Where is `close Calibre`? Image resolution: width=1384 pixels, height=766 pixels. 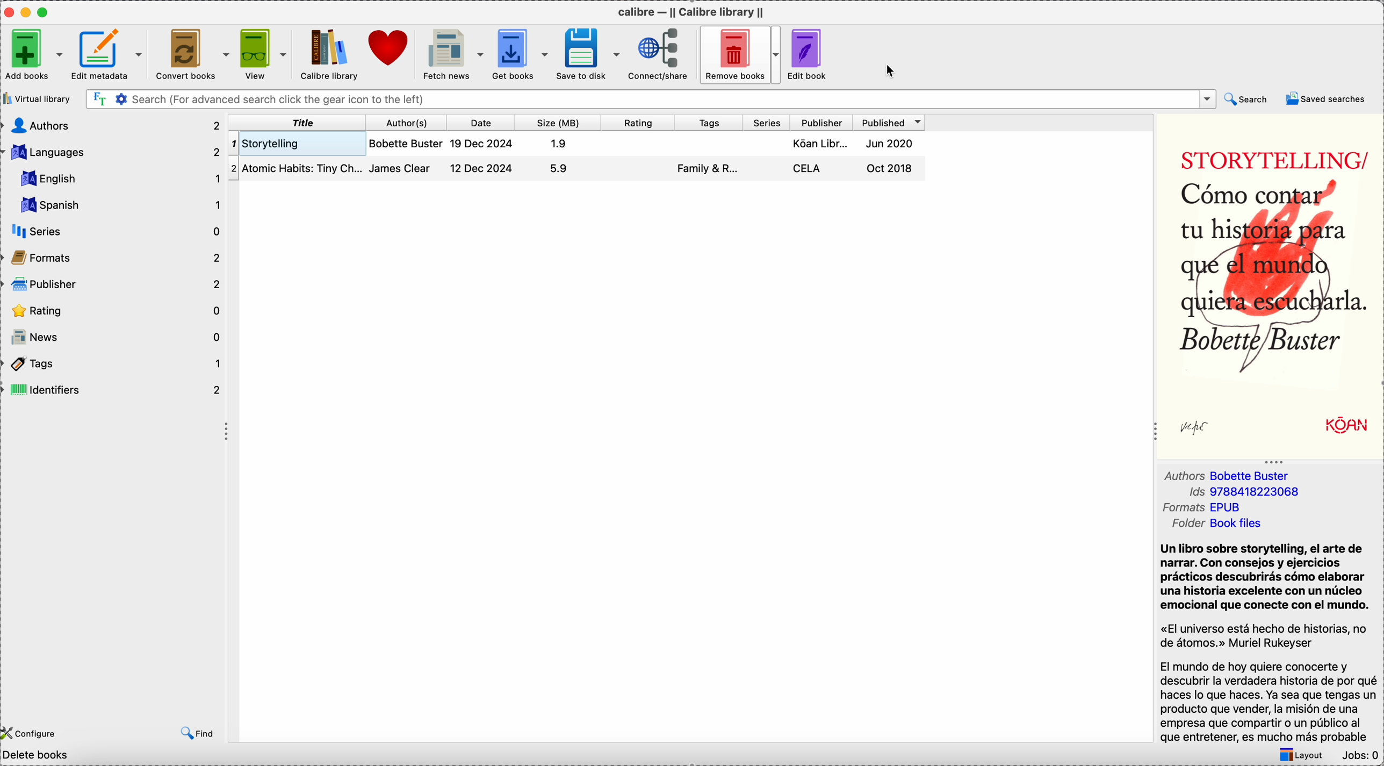 close Calibre is located at coordinates (10, 10).